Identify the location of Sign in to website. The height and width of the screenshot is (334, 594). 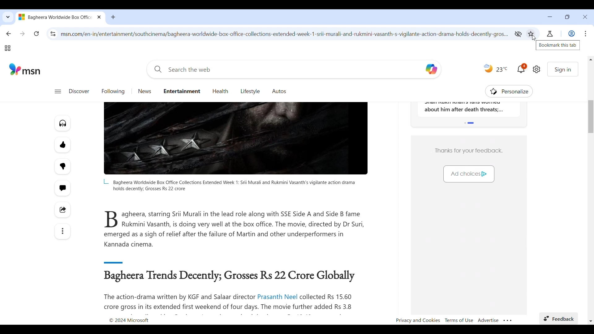
(563, 69).